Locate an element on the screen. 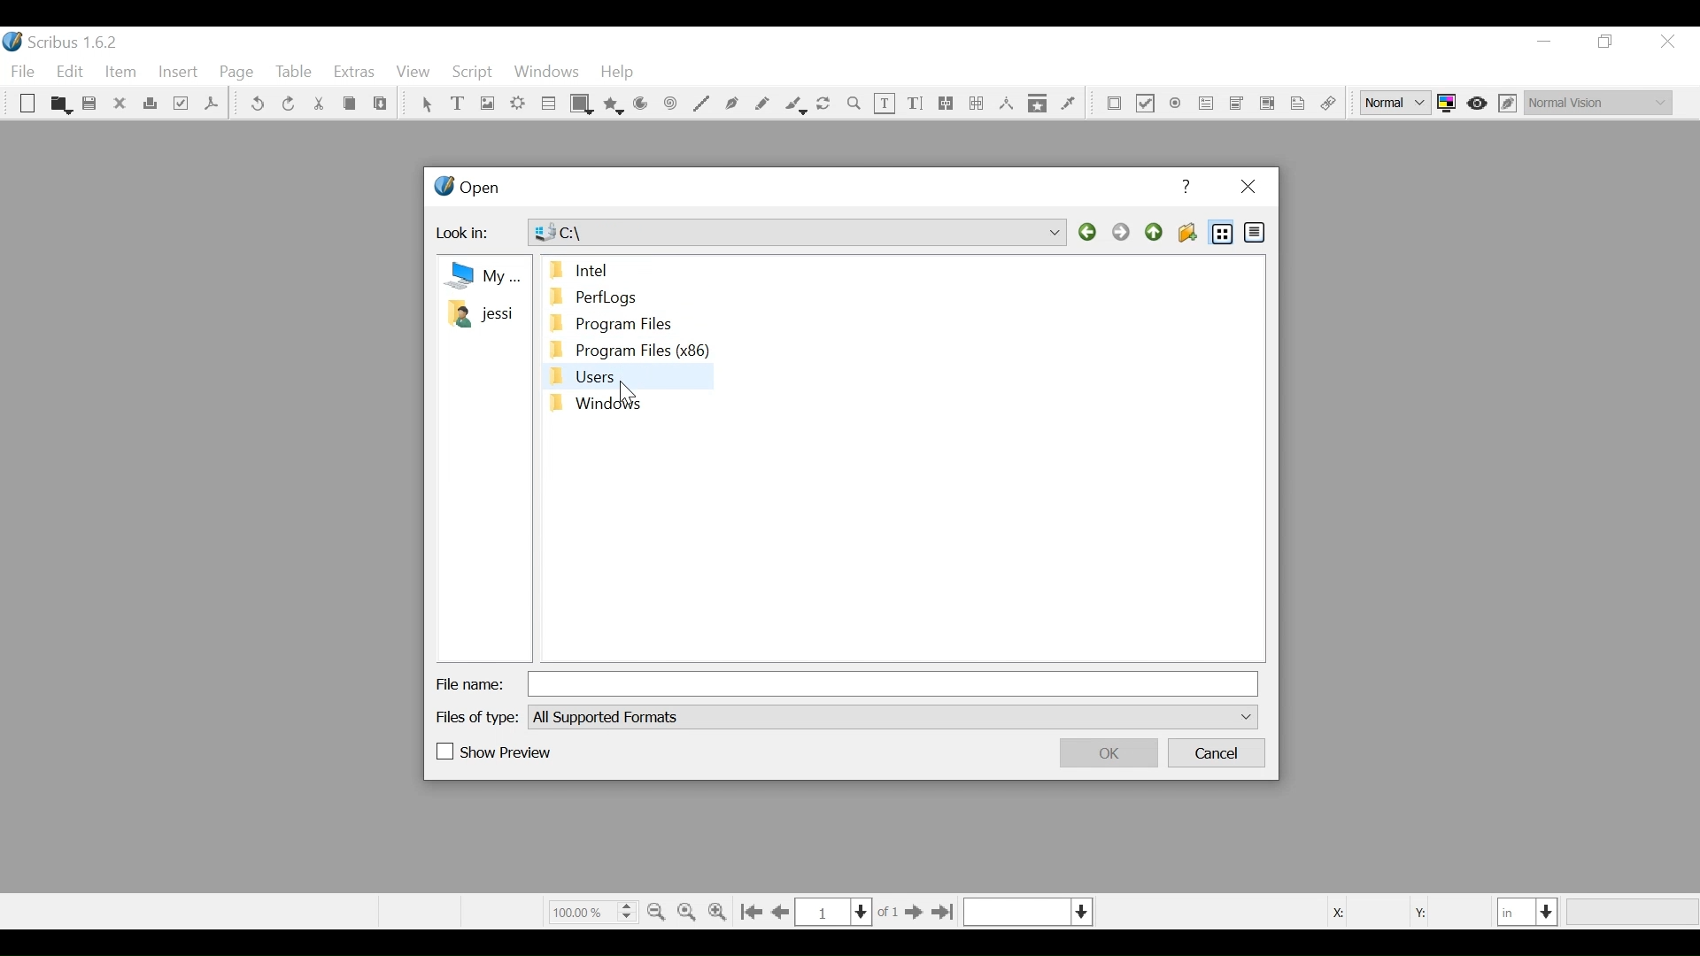  OK is located at coordinates (1106, 752).